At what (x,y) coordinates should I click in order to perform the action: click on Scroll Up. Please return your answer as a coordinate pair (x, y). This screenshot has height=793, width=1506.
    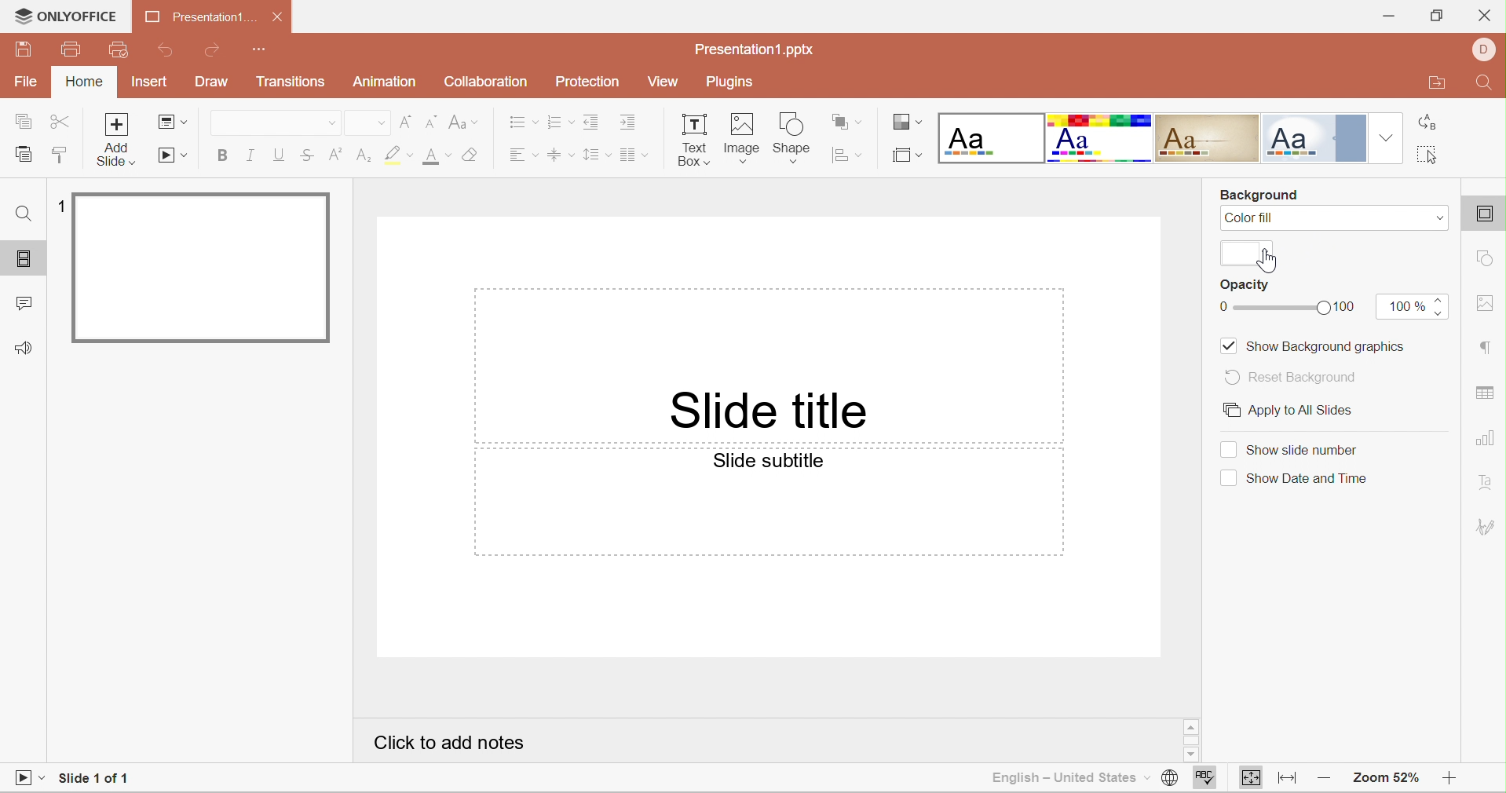
    Looking at the image, I should click on (1452, 725).